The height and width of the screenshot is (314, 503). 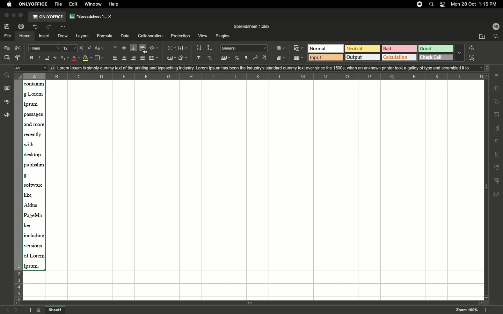 What do you see at coordinates (480, 302) in the screenshot?
I see `move right` at bounding box center [480, 302].